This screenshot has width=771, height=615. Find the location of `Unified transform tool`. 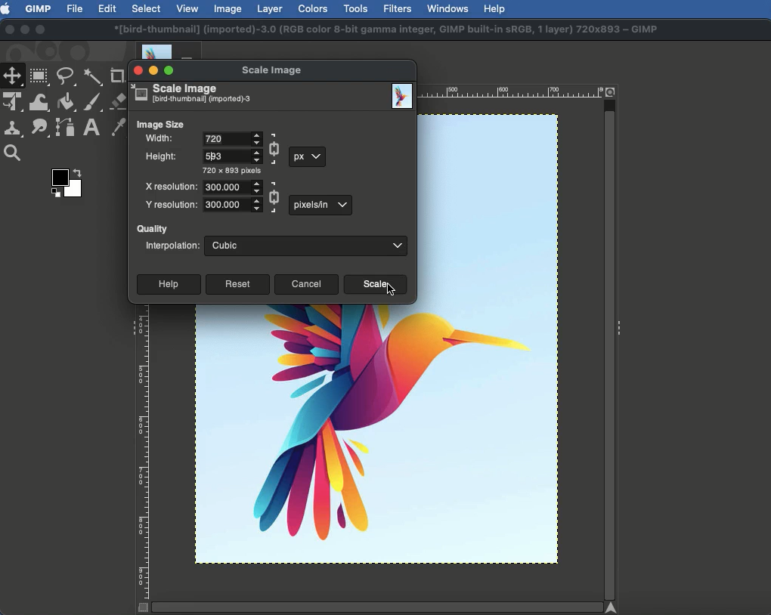

Unified transform tool is located at coordinates (13, 100).